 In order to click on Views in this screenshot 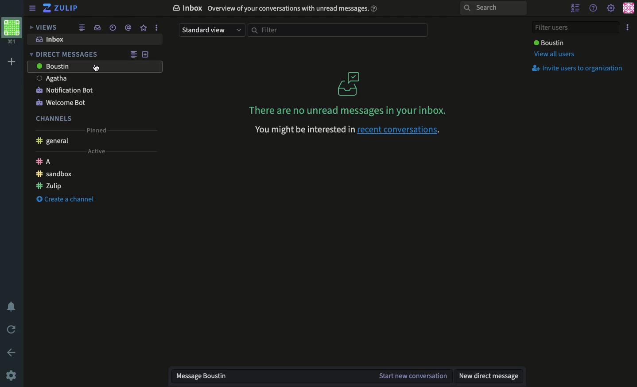, I will do `click(46, 26)`.